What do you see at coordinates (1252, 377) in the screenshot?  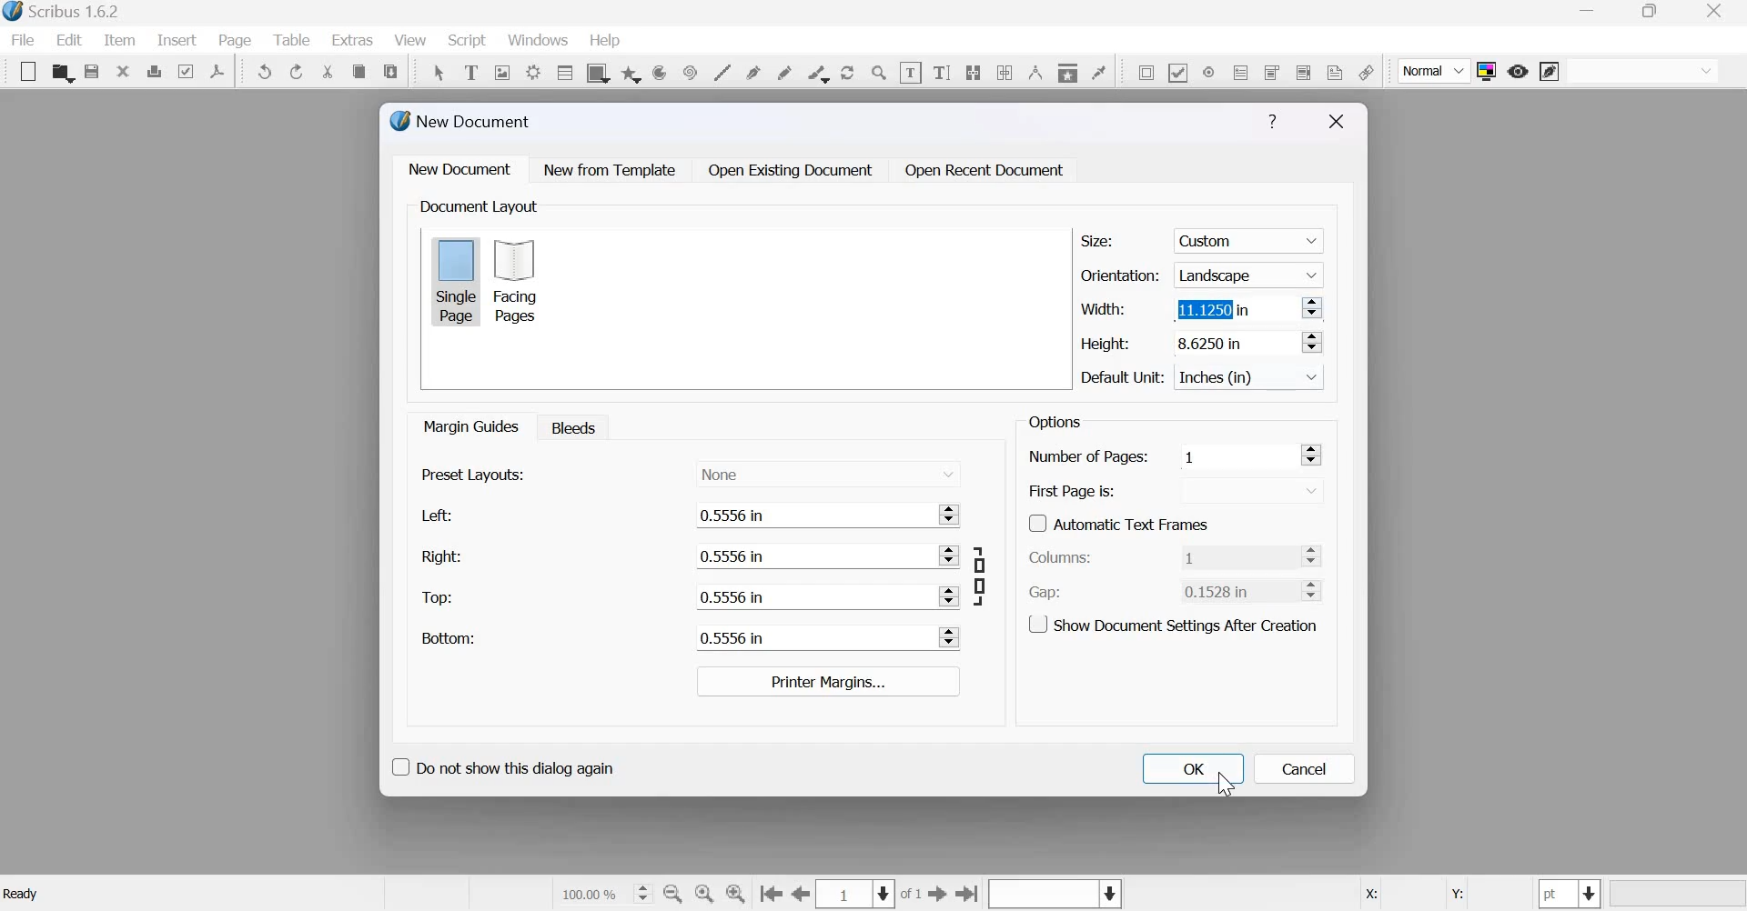 I see `Inches (in)` at bounding box center [1252, 377].